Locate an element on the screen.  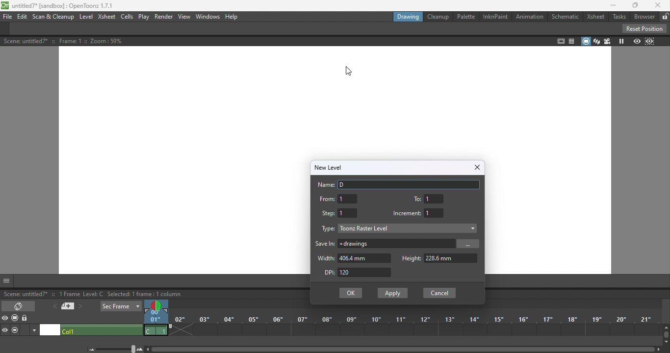
Zoom in is located at coordinates (140, 349).